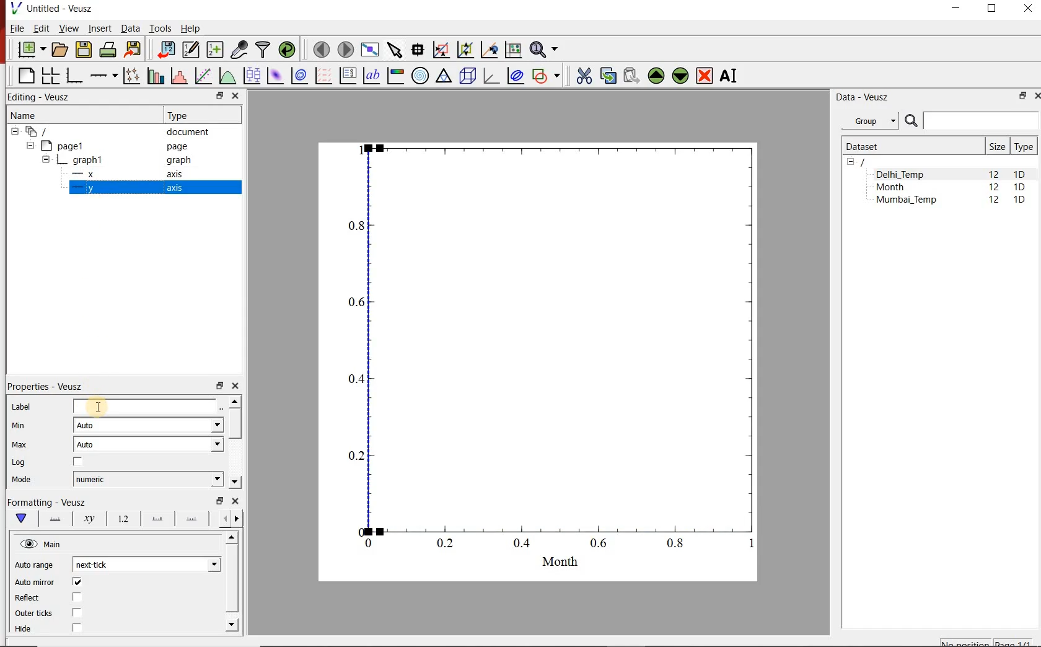 The image size is (1041, 647). Describe the element at coordinates (997, 146) in the screenshot. I see `Size` at that location.